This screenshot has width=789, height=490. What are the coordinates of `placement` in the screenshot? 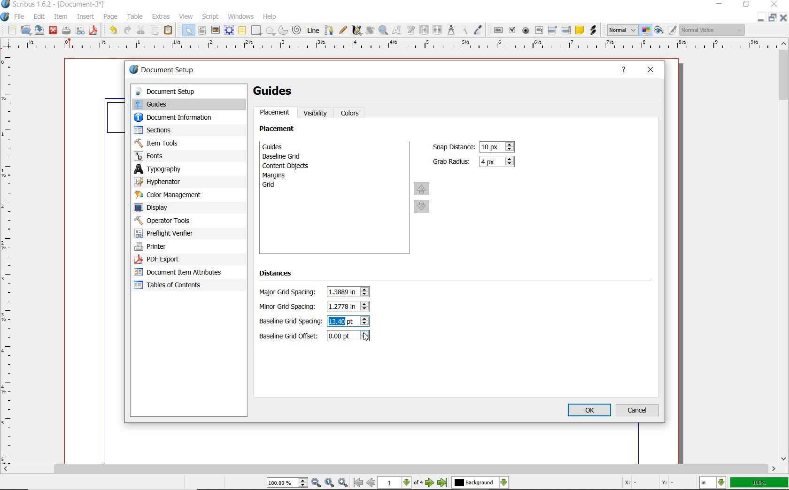 It's located at (279, 130).